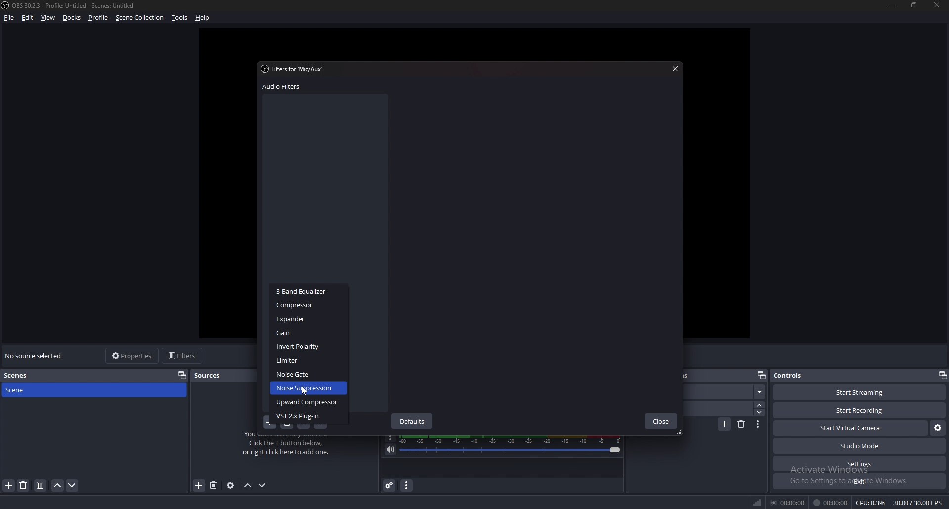  What do you see at coordinates (57, 486) in the screenshot?
I see `move scene up` at bounding box center [57, 486].